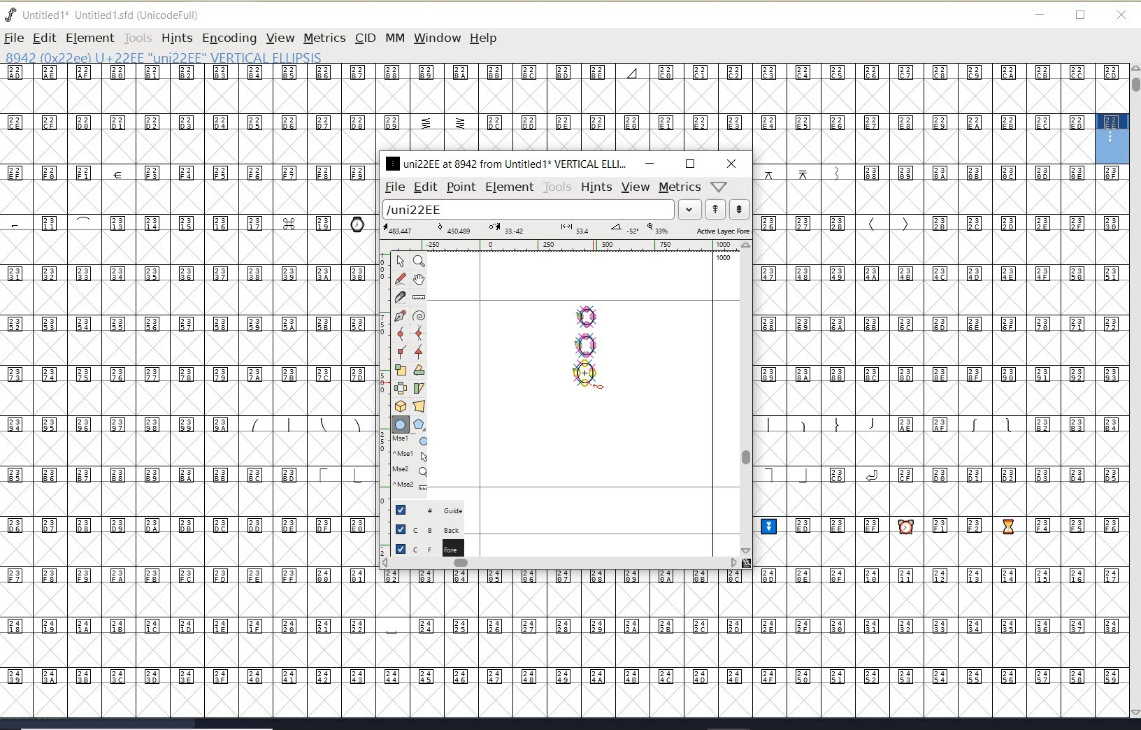 The width and height of the screenshot is (1141, 730). Describe the element at coordinates (117, 13) in the screenshot. I see `untitled1* Untitled 1.sfd (UnicodeFull)` at that location.